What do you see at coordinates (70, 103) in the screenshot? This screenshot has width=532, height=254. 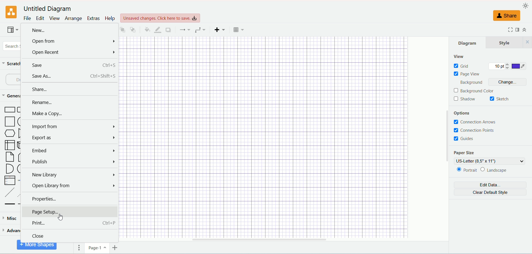 I see `rename` at bounding box center [70, 103].